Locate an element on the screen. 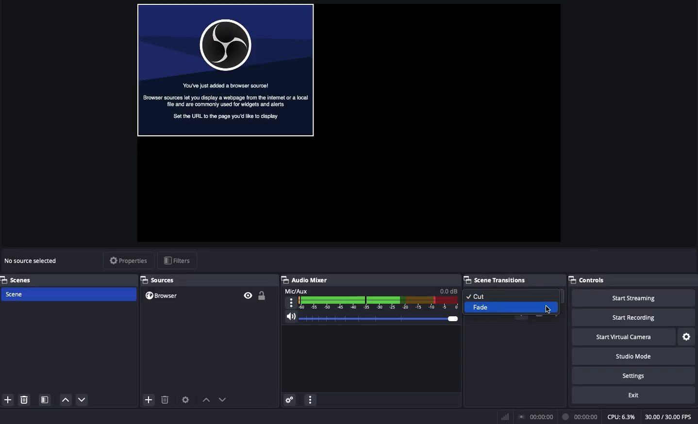 The height and width of the screenshot is (424, 698). Browser is located at coordinates (225, 71).